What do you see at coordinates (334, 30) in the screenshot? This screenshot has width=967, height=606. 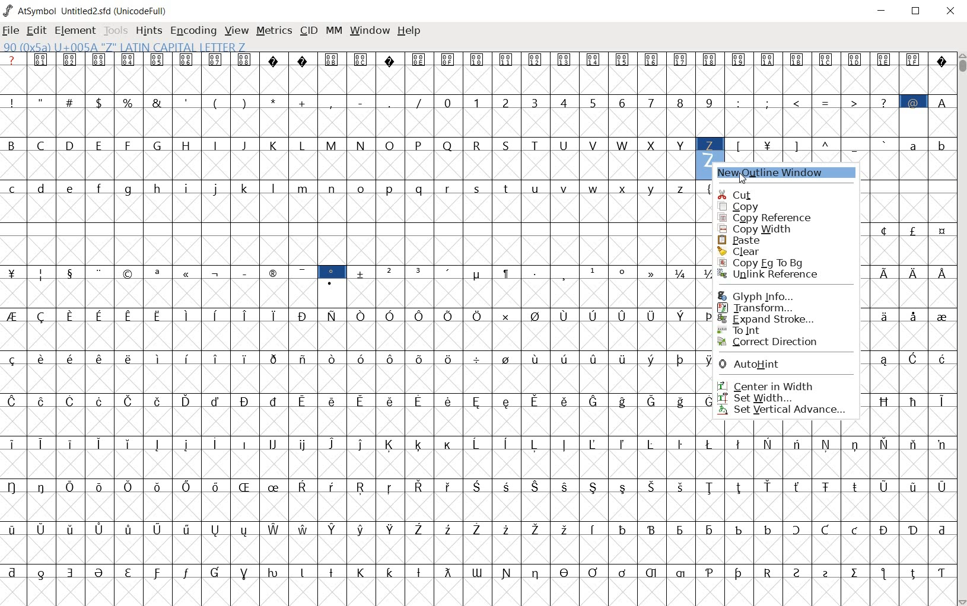 I see `mm` at bounding box center [334, 30].